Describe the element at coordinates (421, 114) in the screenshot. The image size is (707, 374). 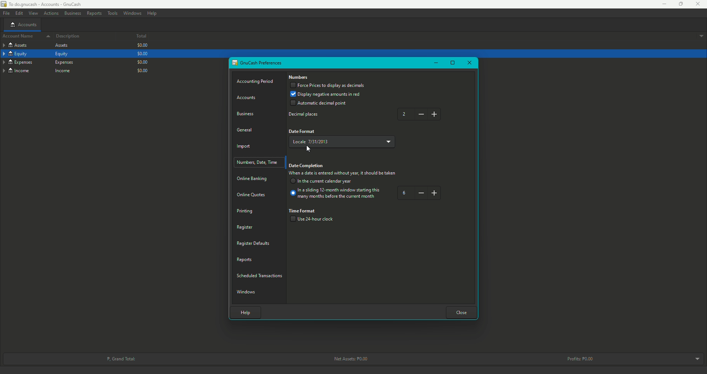
I see `2` at that location.